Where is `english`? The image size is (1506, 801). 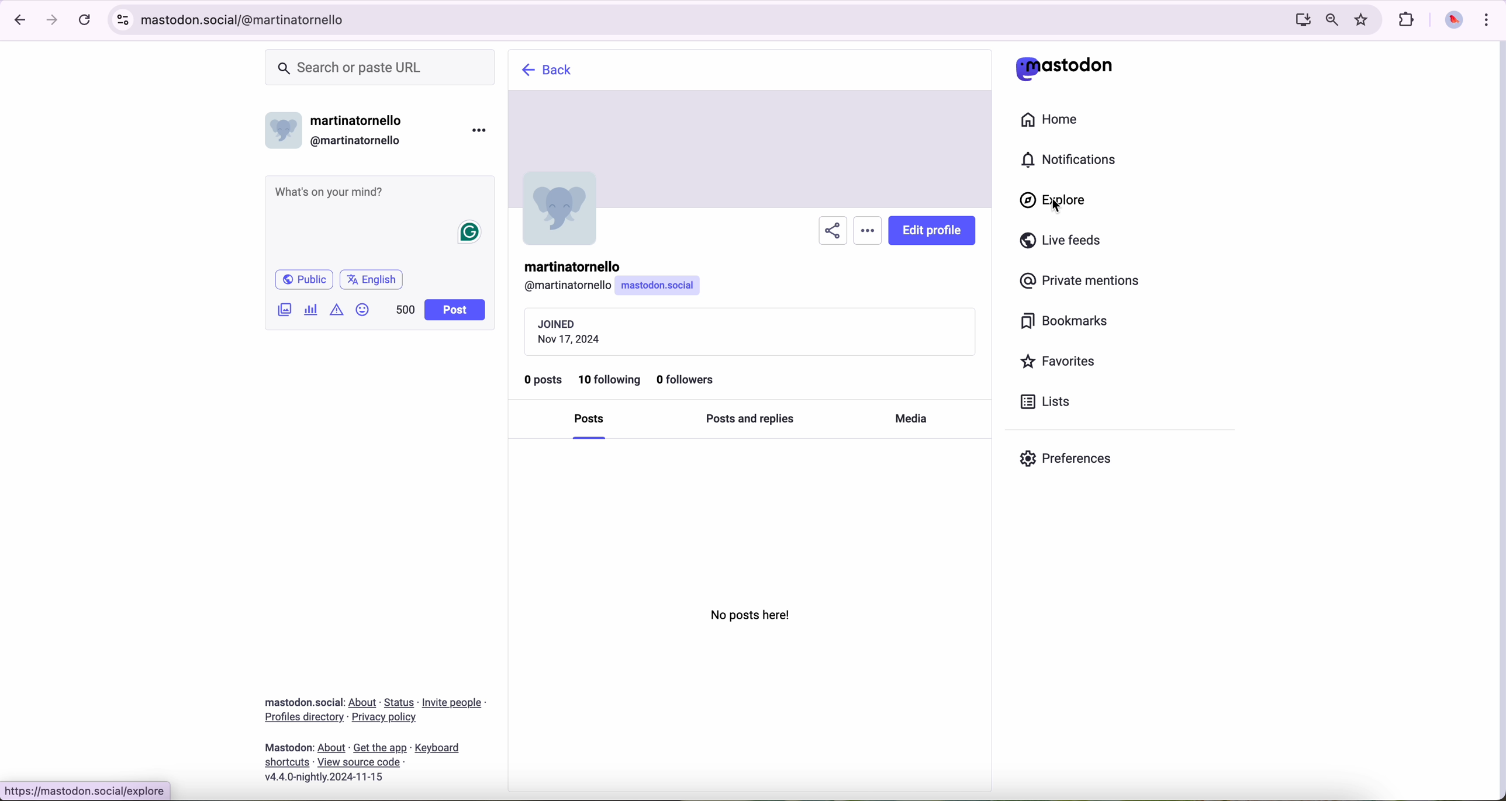
english is located at coordinates (374, 279).